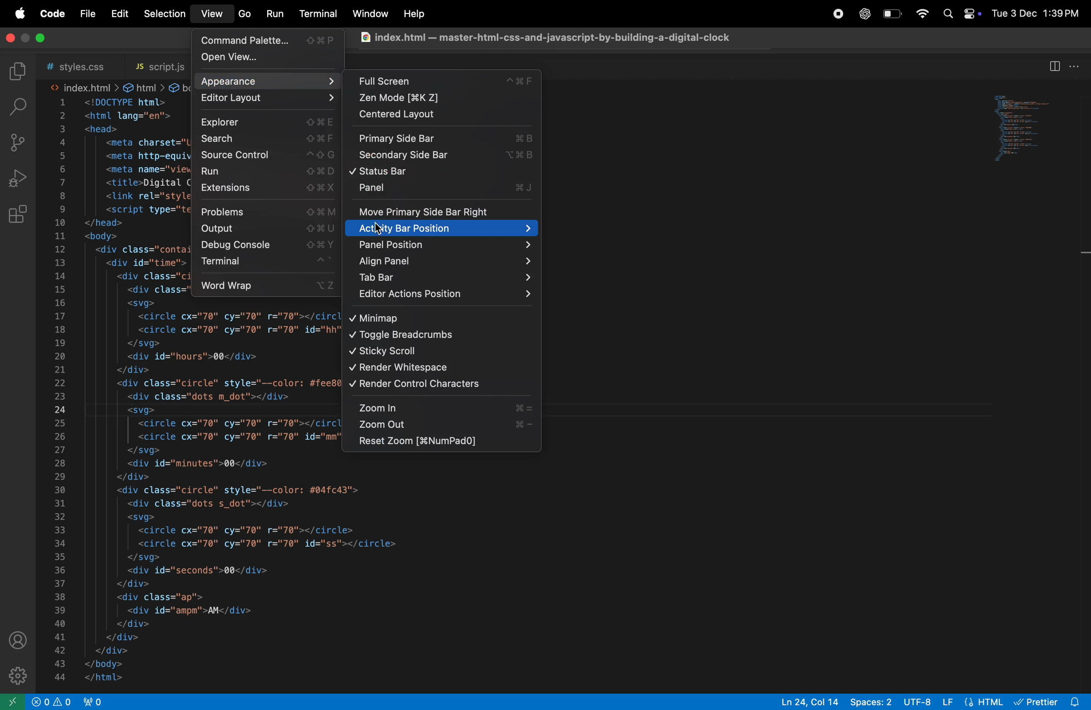  What do you see at coordinates (437, 442) in the screenshot?
I see `reset zoom touch pad` at bounding box center [437, 442].